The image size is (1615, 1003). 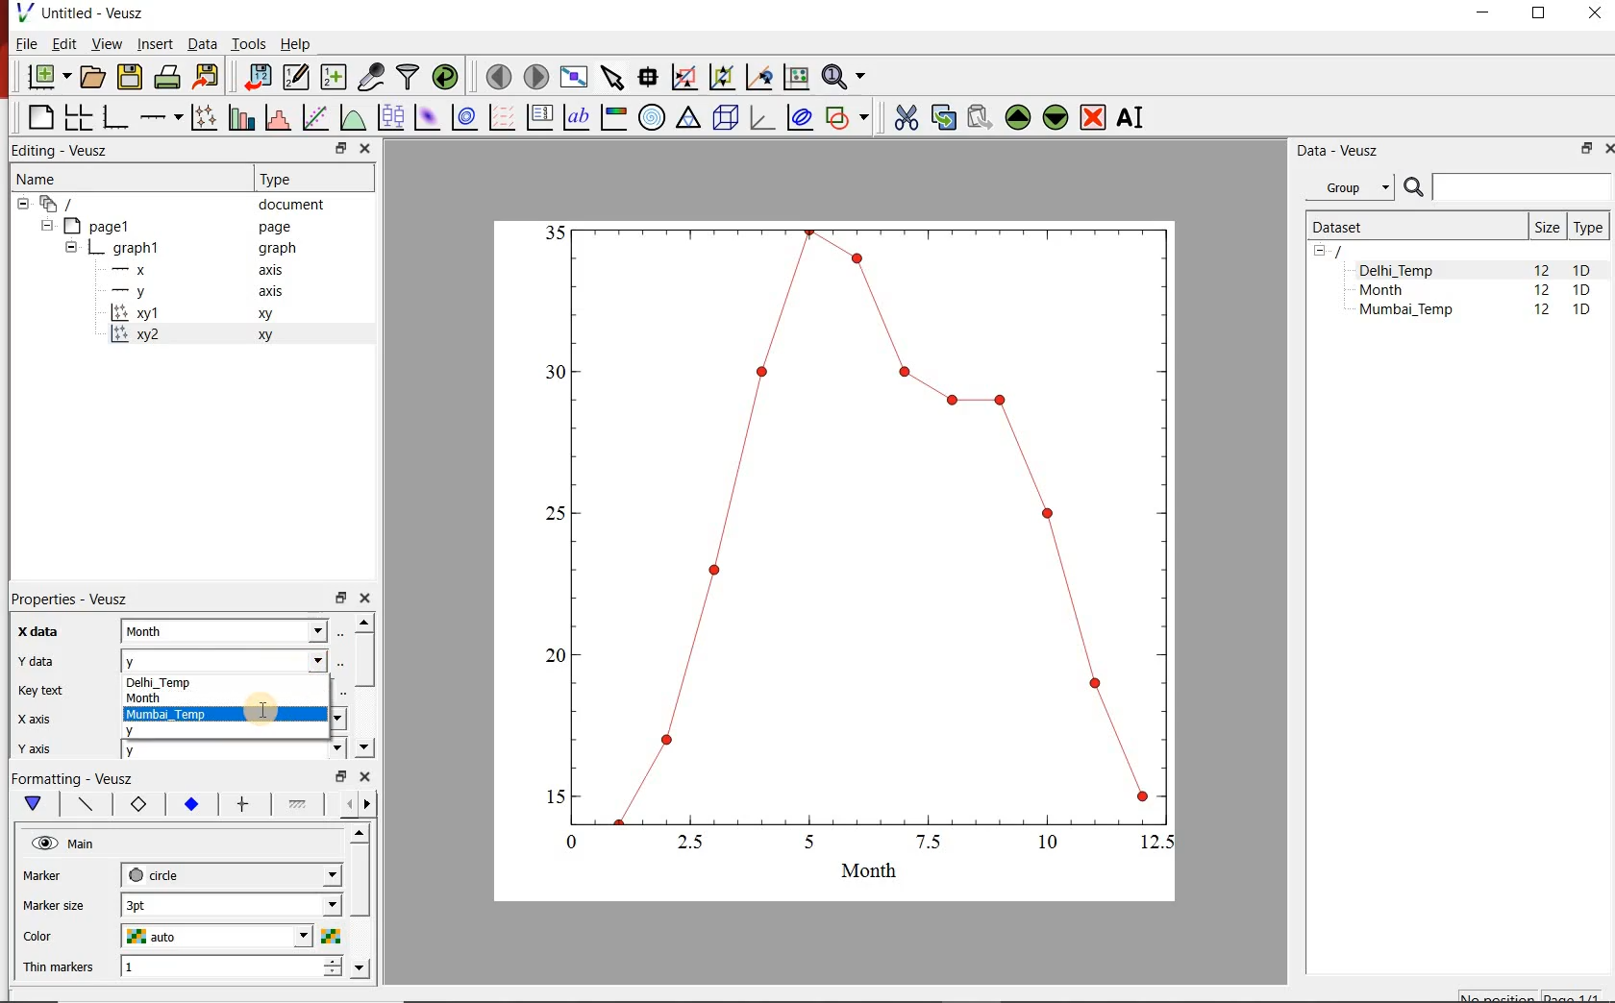 What do you see at coordinates (1405, 311) in the screenshot?
I see `Mumbai_Temp` at bounding box center [1405, 311].